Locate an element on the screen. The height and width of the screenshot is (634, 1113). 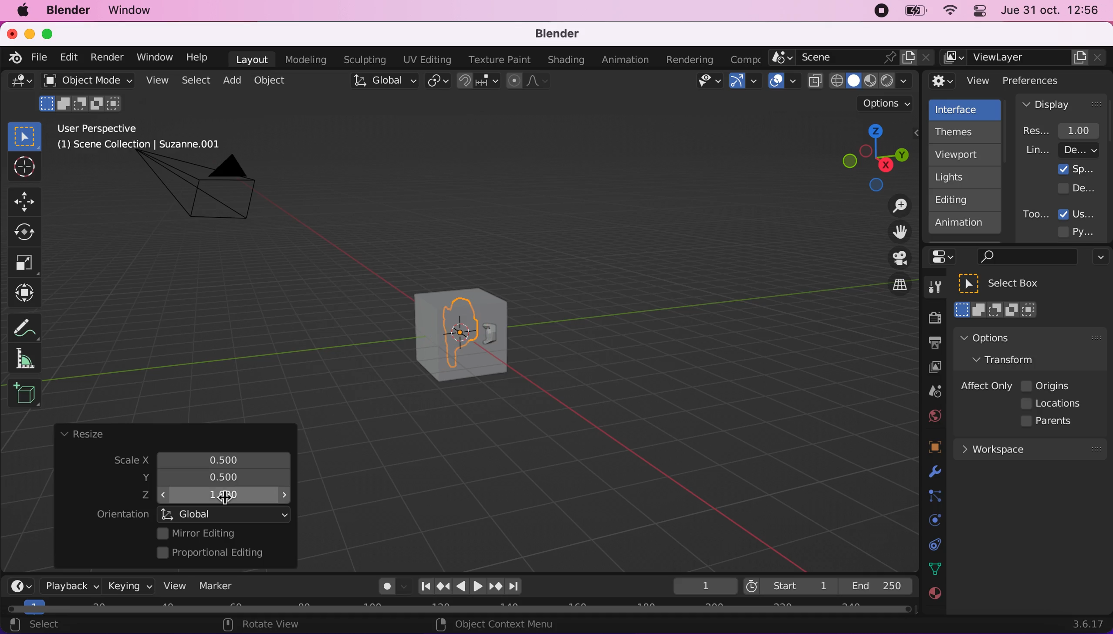
mirror editing is located at coordinates (221, 533).